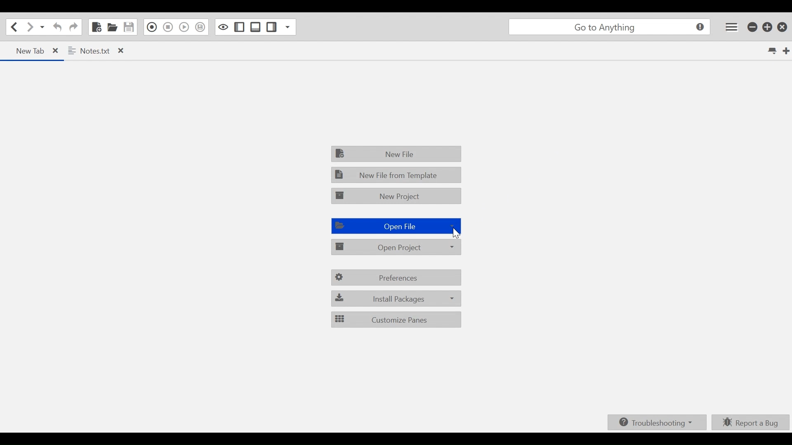 This screenshot has width=792, height=445. Describe the element at coordinates (91, 51) in the screenshot. I see `Notes.txt` at that location.